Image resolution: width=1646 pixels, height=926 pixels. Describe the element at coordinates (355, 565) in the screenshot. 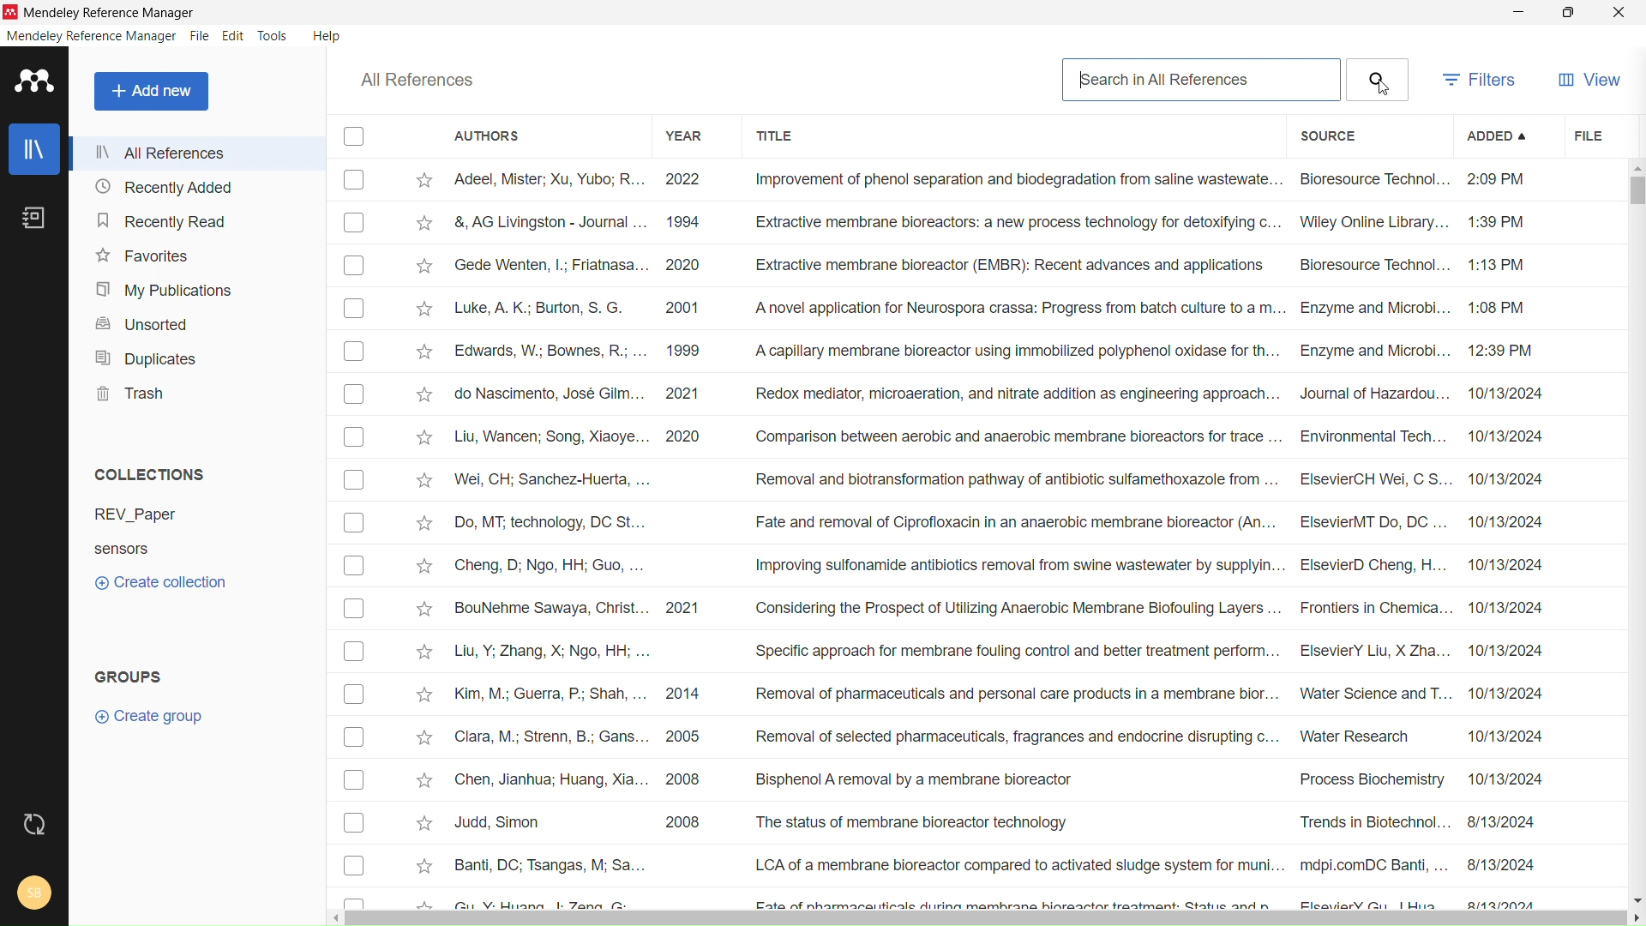

I see `Checkbox` at that location.